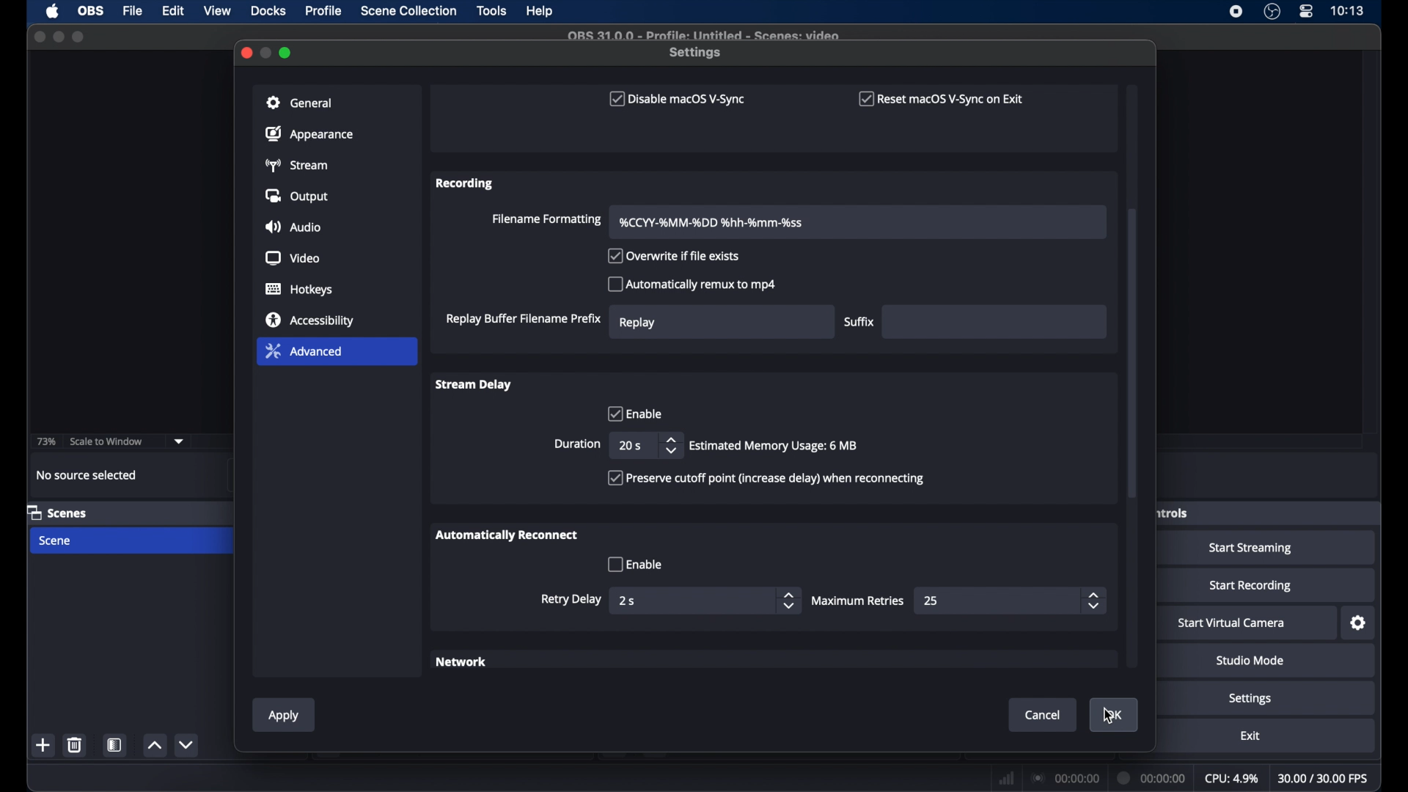  What do you see at coordinates (577, 444) in the screenshot?
I see `duration` at bounding box center [577, 444].